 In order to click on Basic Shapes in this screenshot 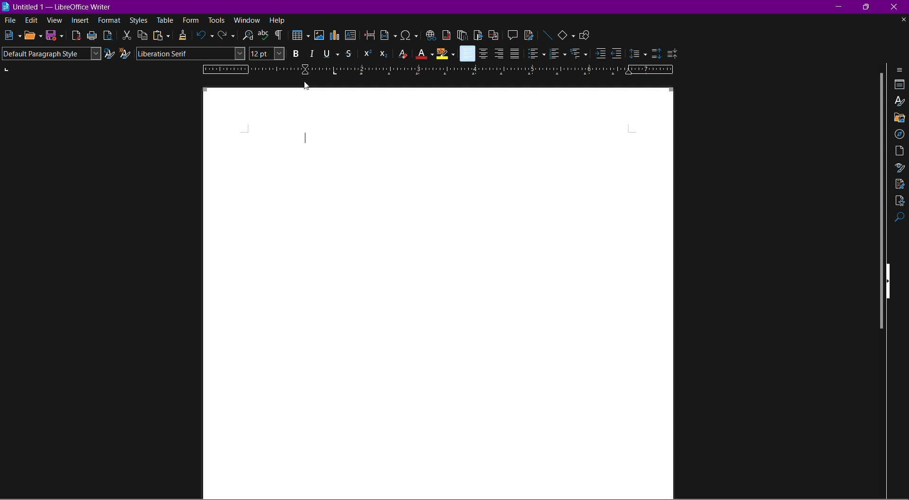, I will do `click(567, 34)`.